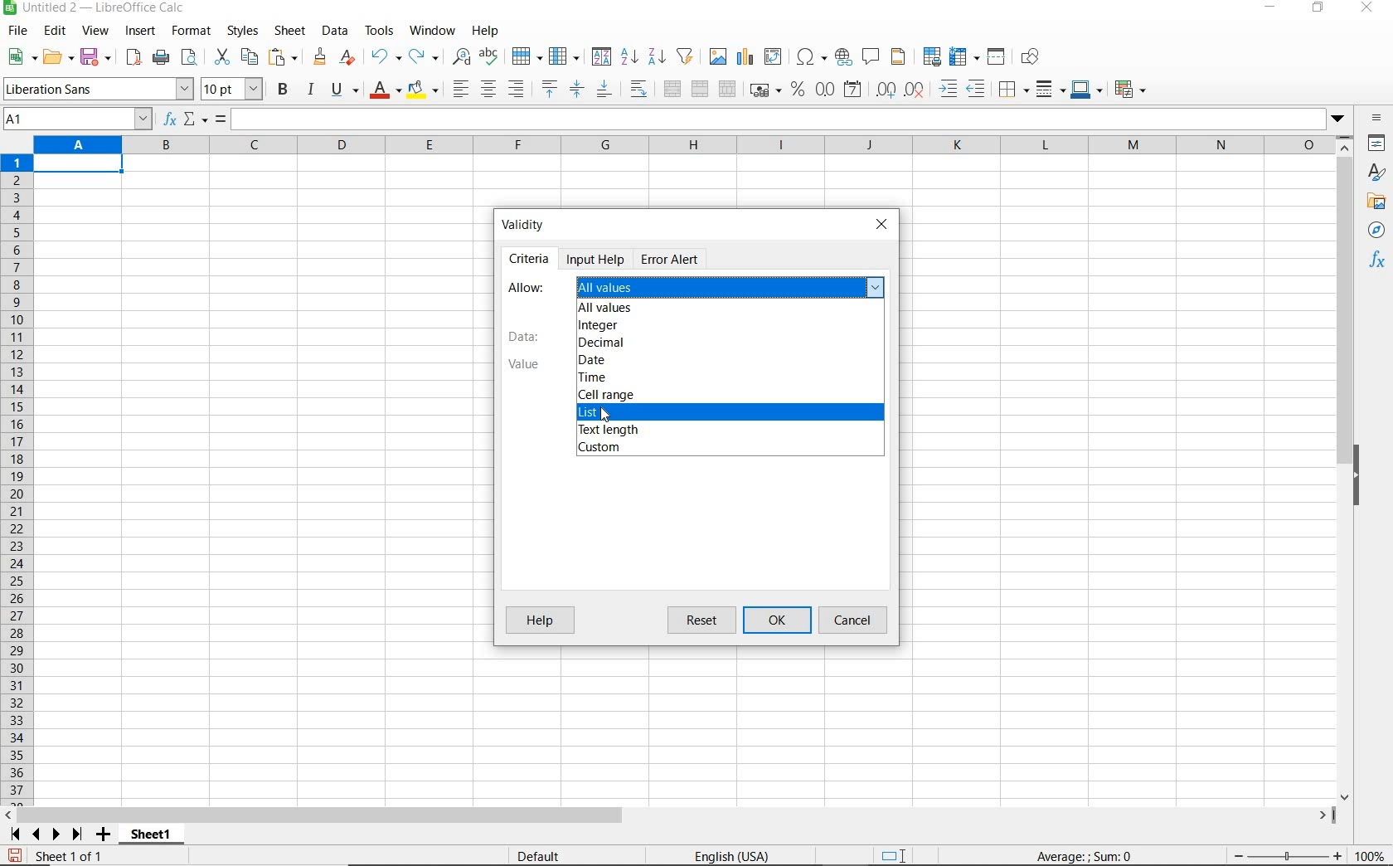 This screenshot has width=1393, height=866. Describe the element at coordinates (1033, 57) in the screenshot. I see `show draw functions` at that location.